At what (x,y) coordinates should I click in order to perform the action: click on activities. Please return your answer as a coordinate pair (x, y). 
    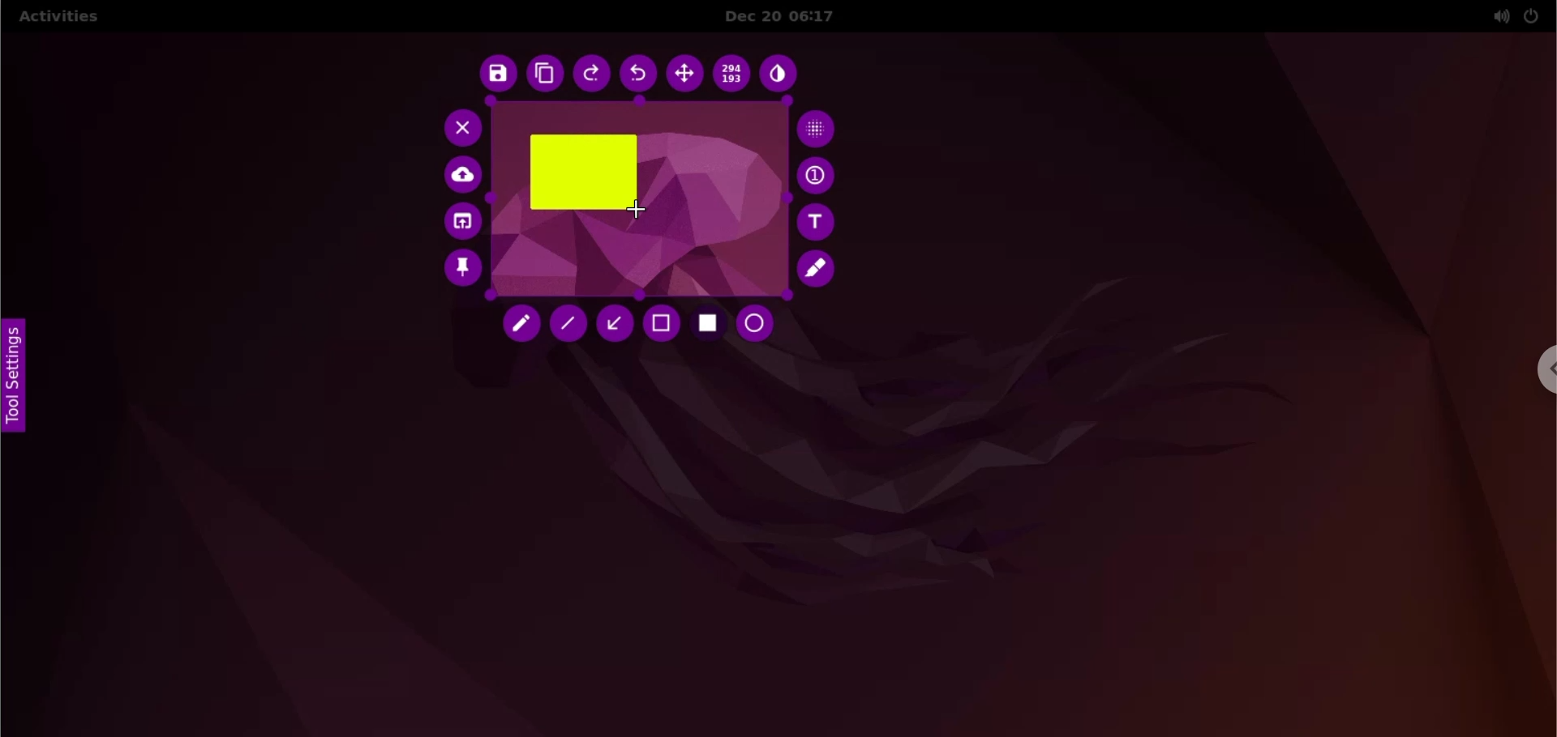
    Looking at the image, I should click on (58, 19).